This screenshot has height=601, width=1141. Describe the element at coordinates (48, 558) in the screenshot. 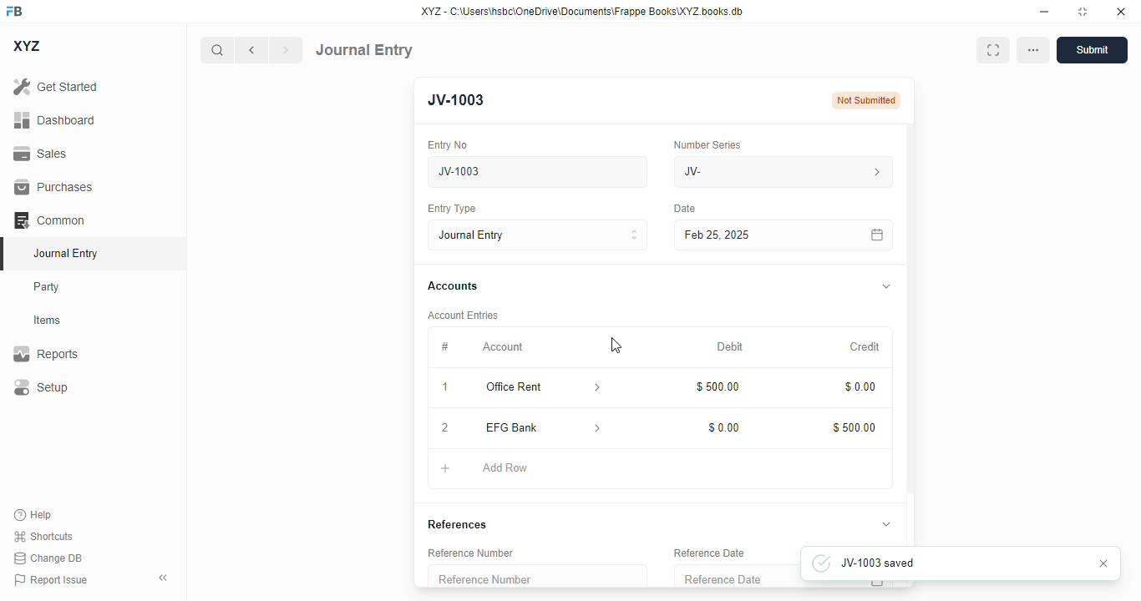

I see `change DB` at that location.